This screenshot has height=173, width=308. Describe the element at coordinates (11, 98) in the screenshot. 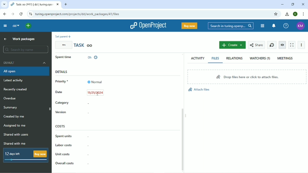

I see `Overdue` at that location.